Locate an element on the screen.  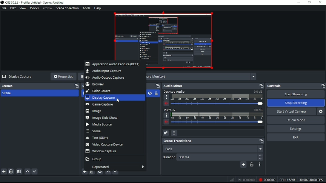
Open source properties is located at coordinates (100, 173).